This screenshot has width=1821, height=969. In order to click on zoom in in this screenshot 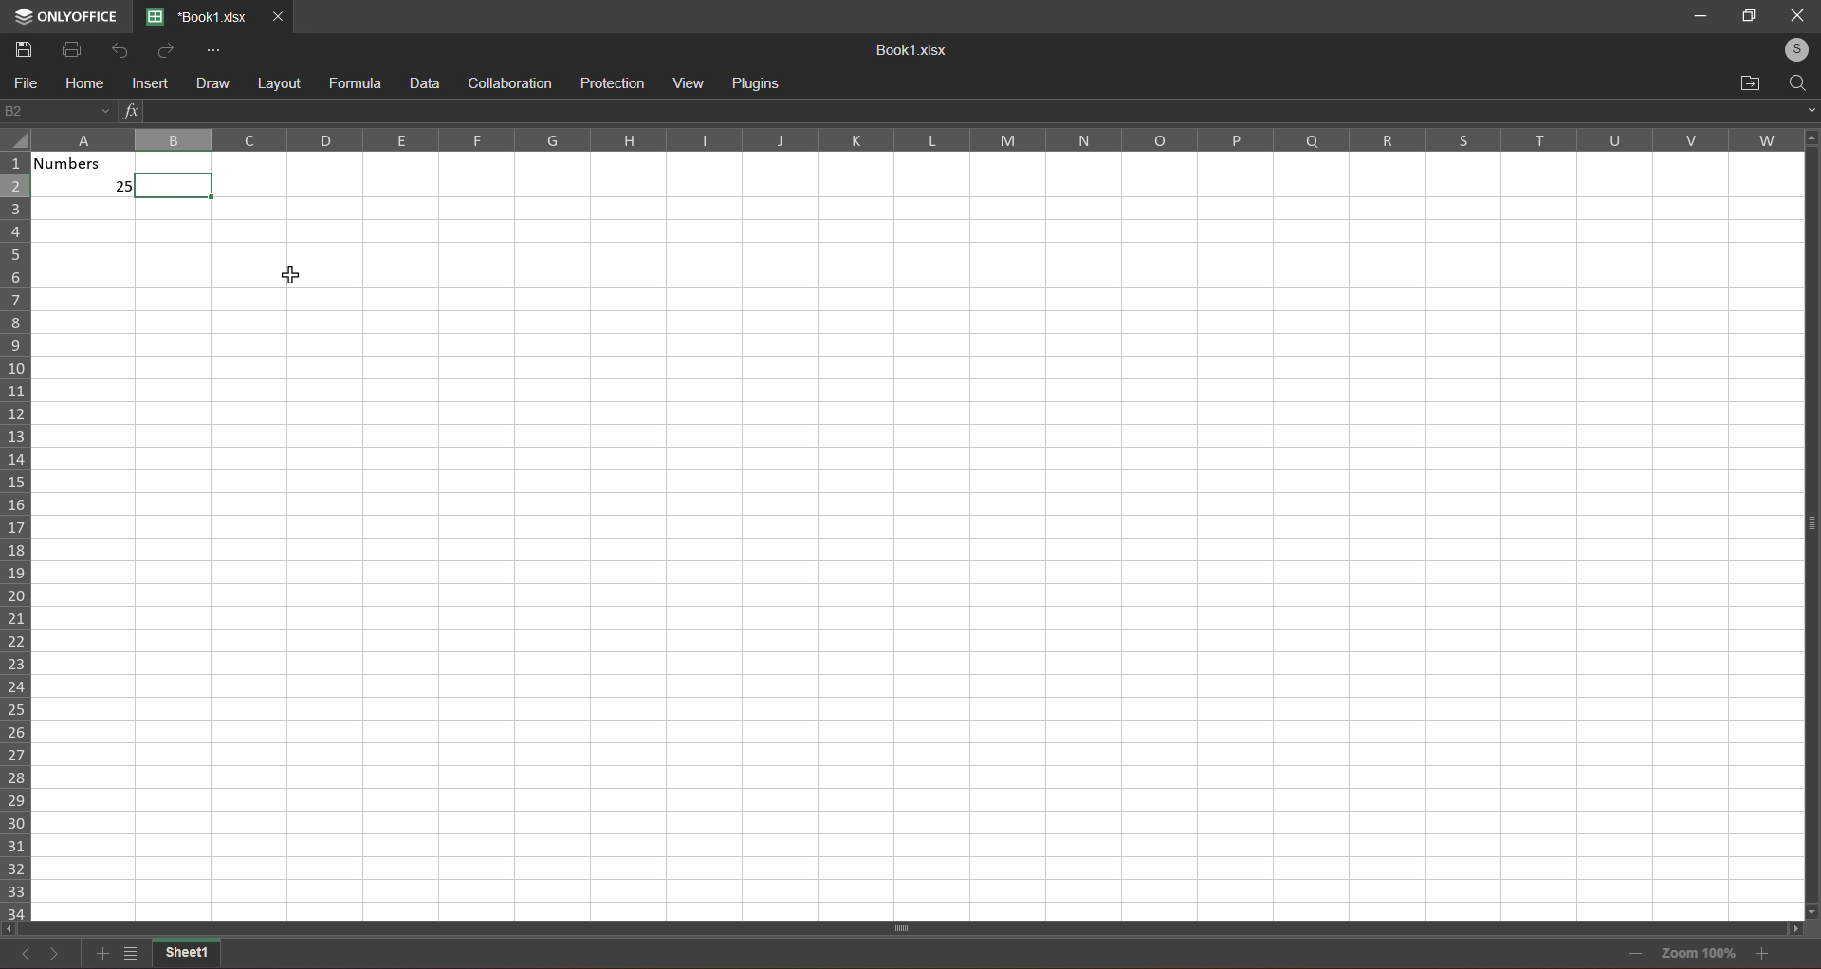, I will do `click(1763, 955)`.